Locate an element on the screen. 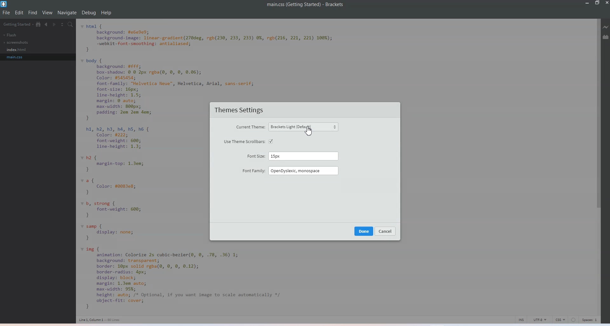  UTF-8 is located at coordinates (540, 319).